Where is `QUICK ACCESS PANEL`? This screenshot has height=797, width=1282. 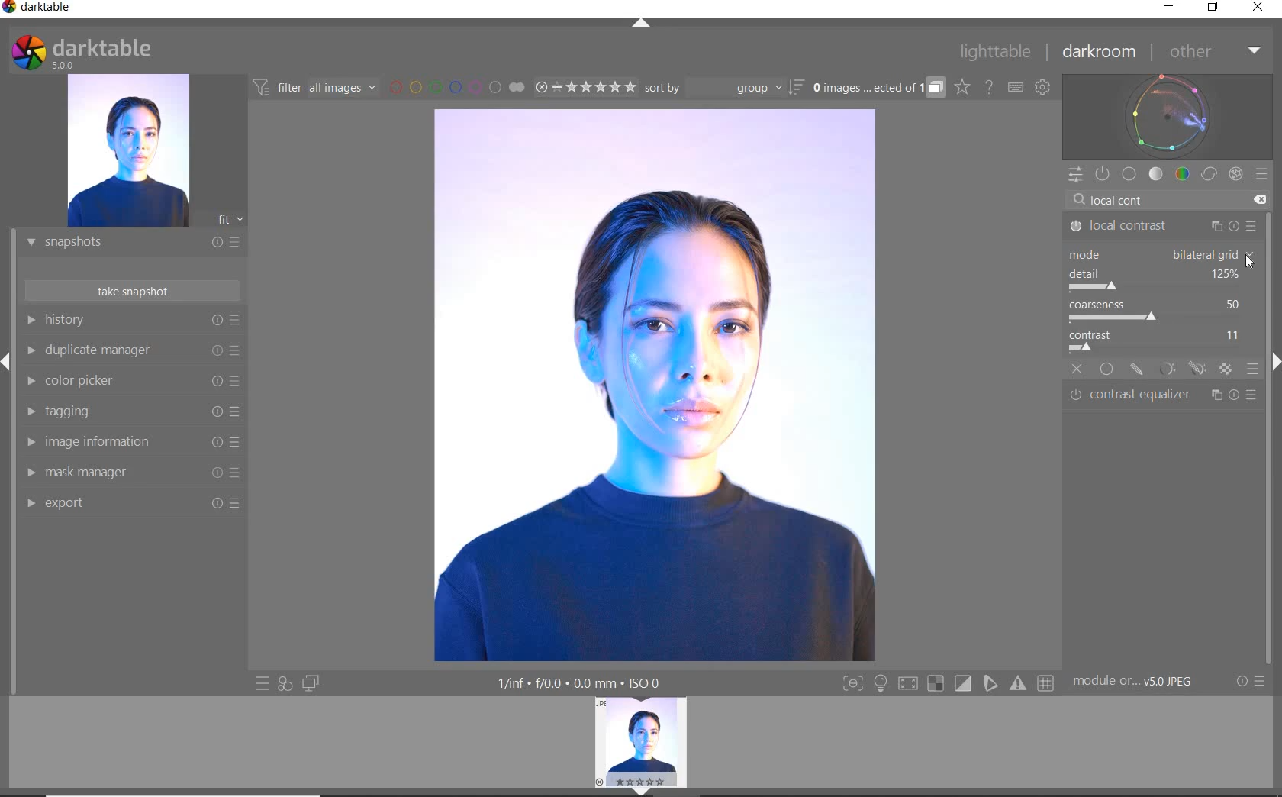
QUICK ACCESS PANEL is located at coordinates (1074, 176).